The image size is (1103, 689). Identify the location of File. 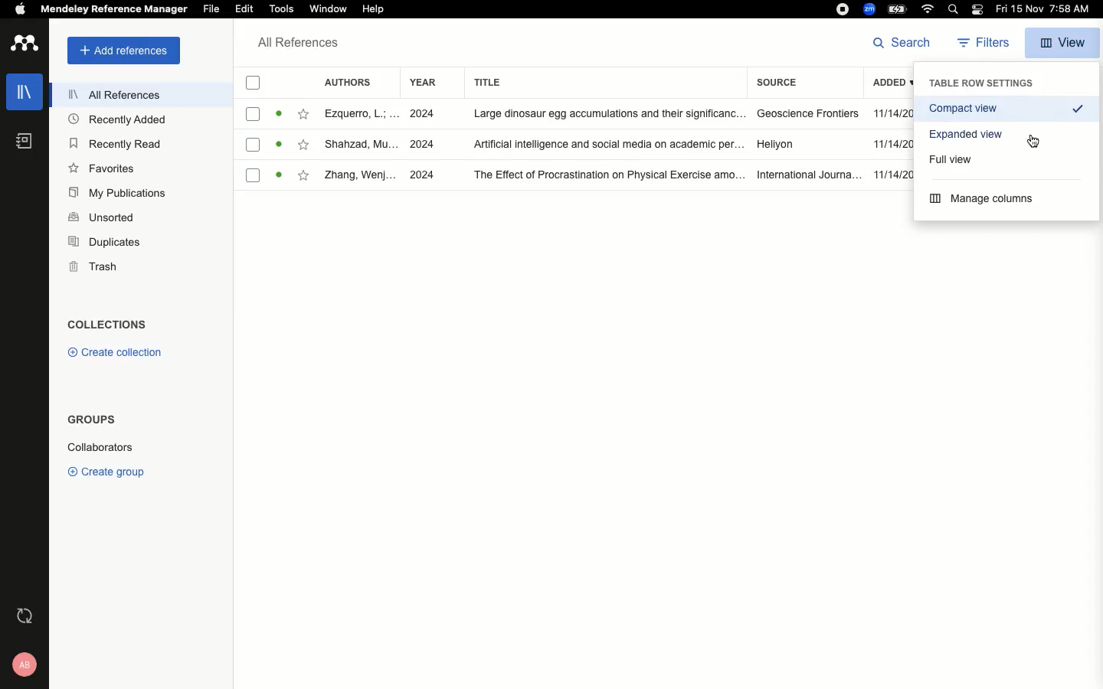
(212, 8).